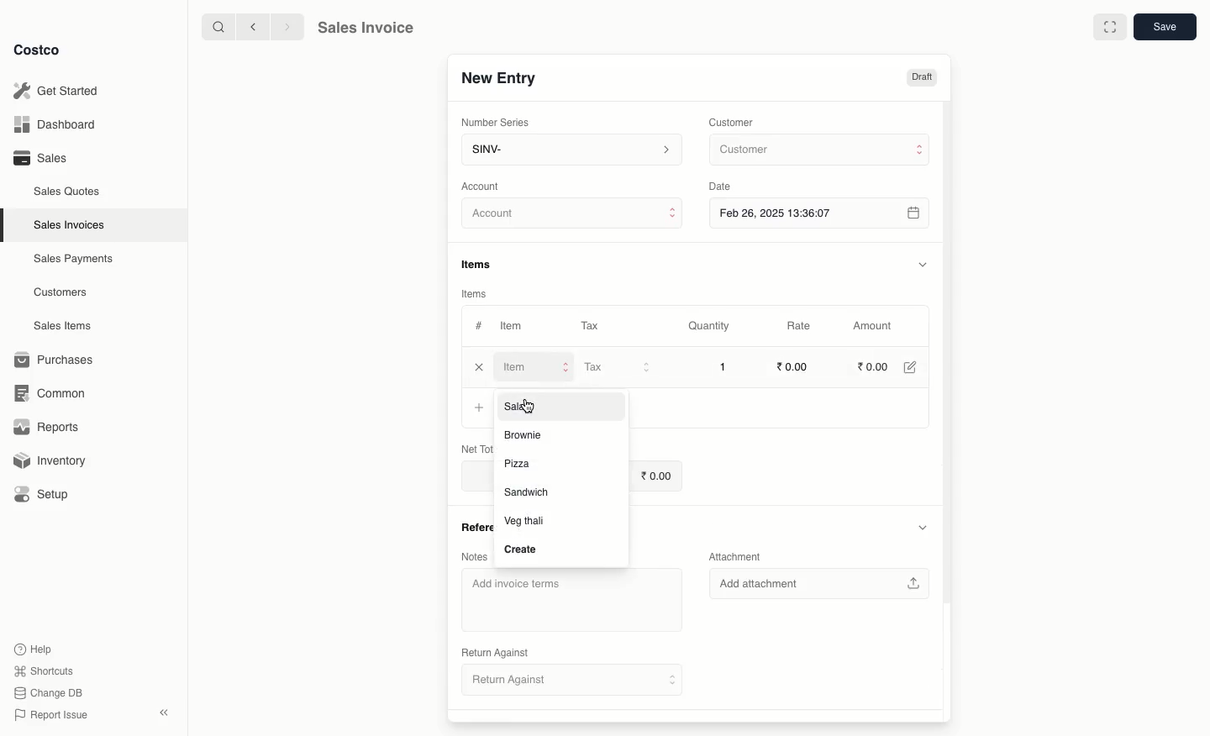  I want to click on References, so click(475, 528).